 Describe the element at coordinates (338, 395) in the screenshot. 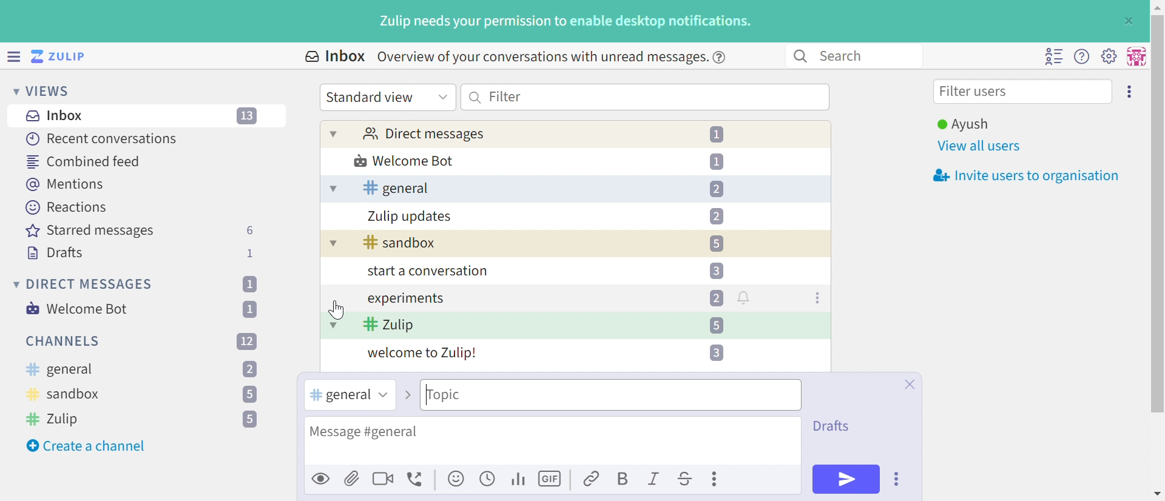

I see `#general` at that location.